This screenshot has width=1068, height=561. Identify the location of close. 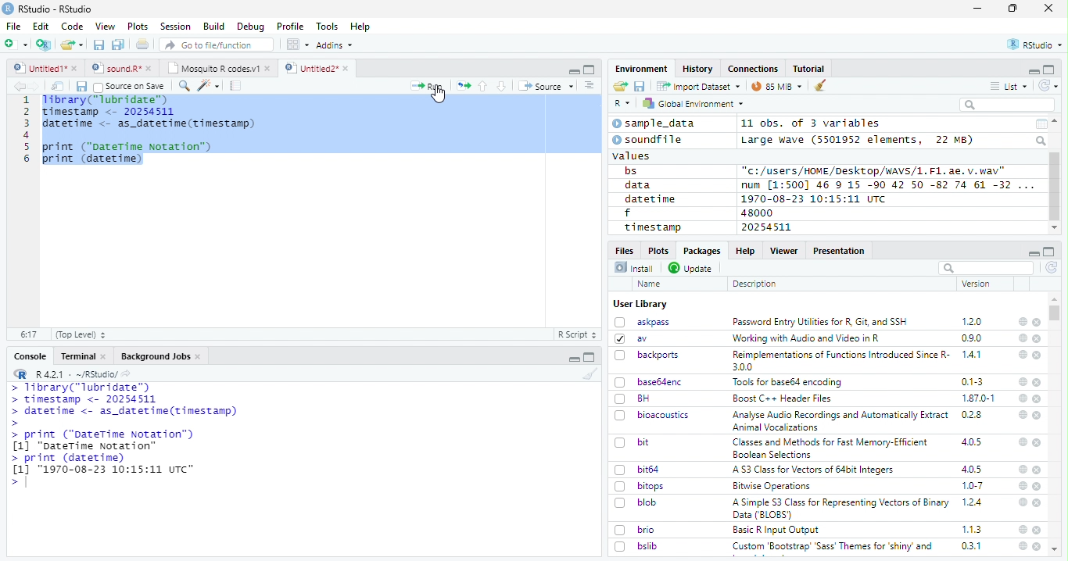
(1038, 530).